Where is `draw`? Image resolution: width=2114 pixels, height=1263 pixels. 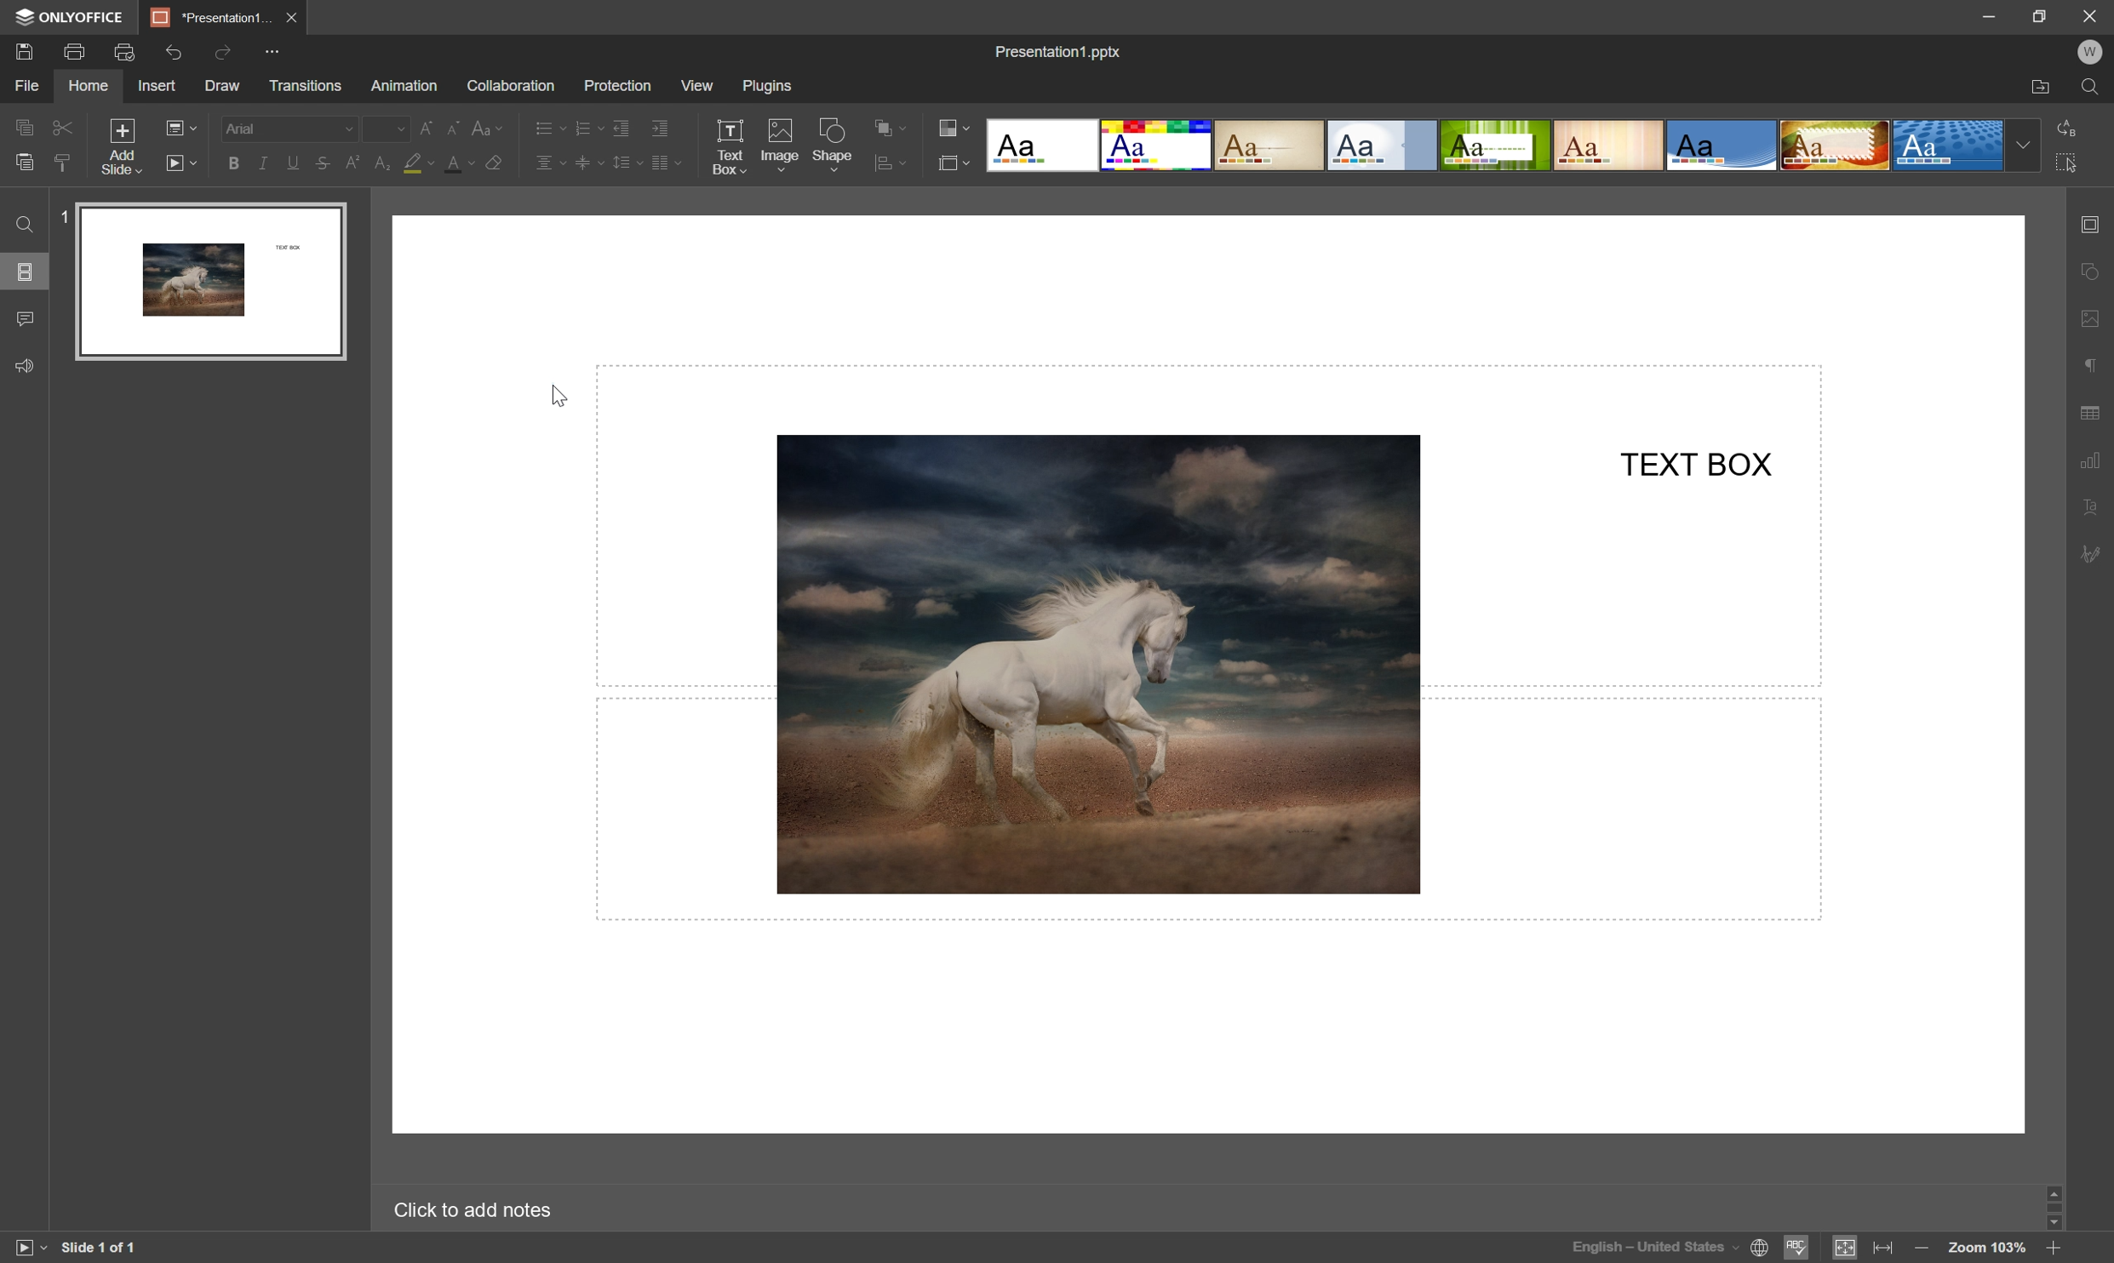
draw is located at coordinates (223, 87).